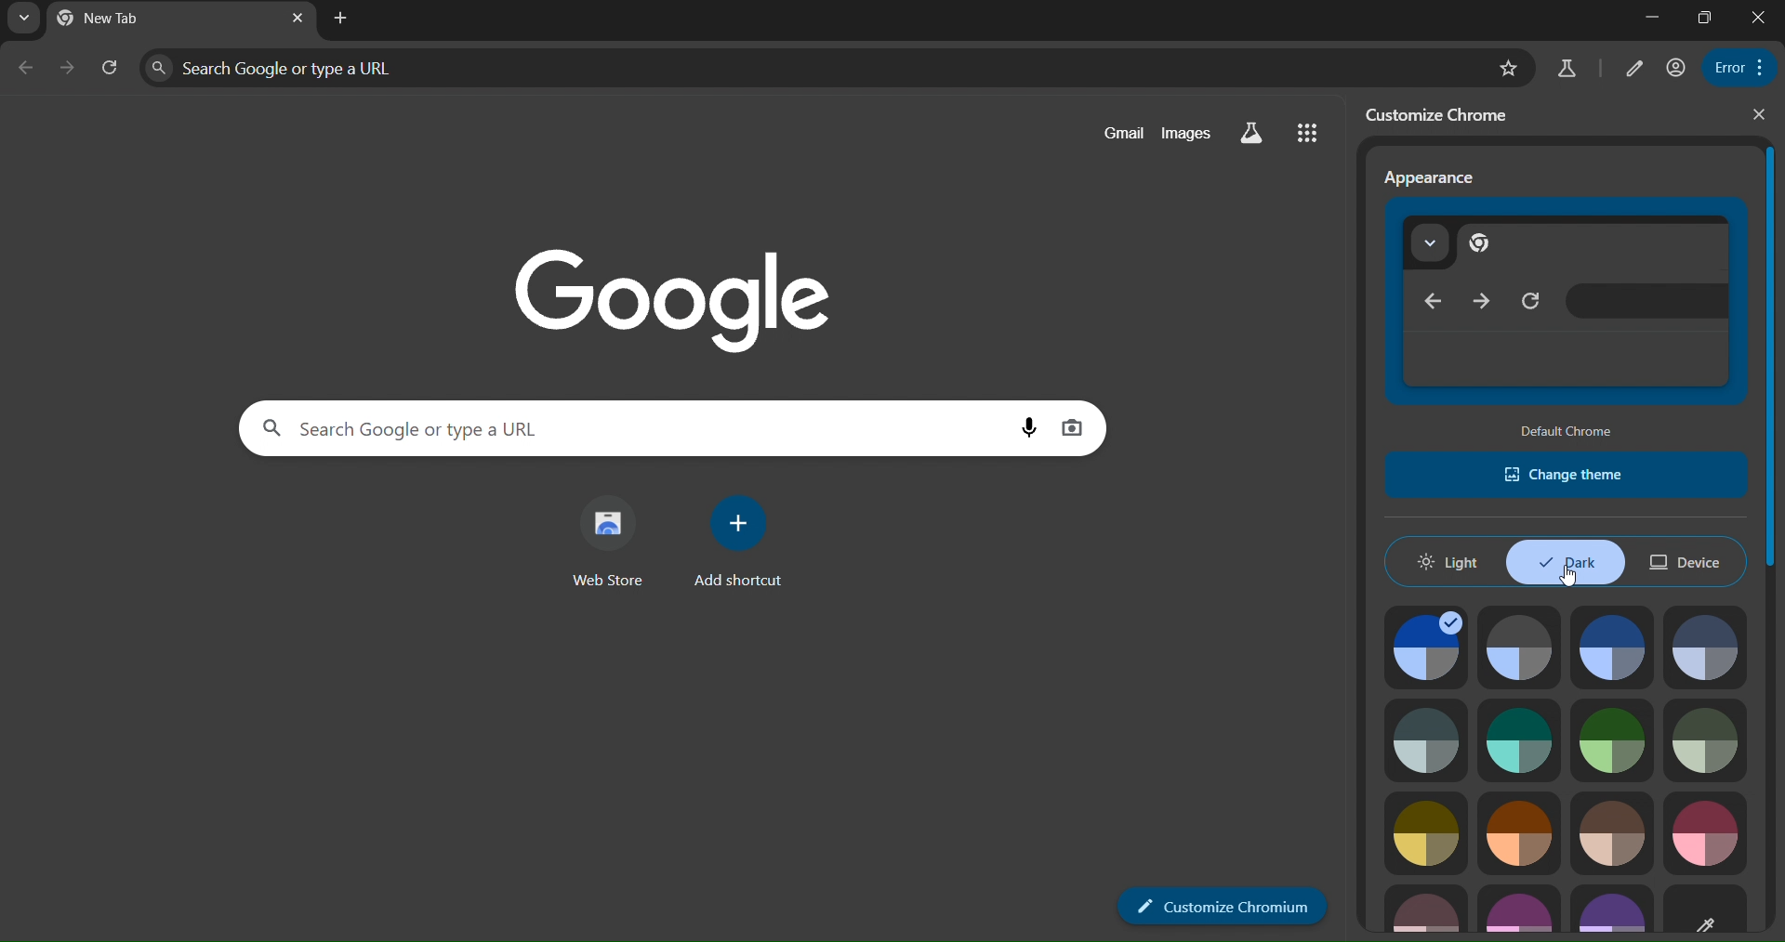 The height and width of the screenshot is (942, 1785). What do you see at coordinates (104, 17) in the screenshot?
I see `current tab` at bounding box center [104, 17].